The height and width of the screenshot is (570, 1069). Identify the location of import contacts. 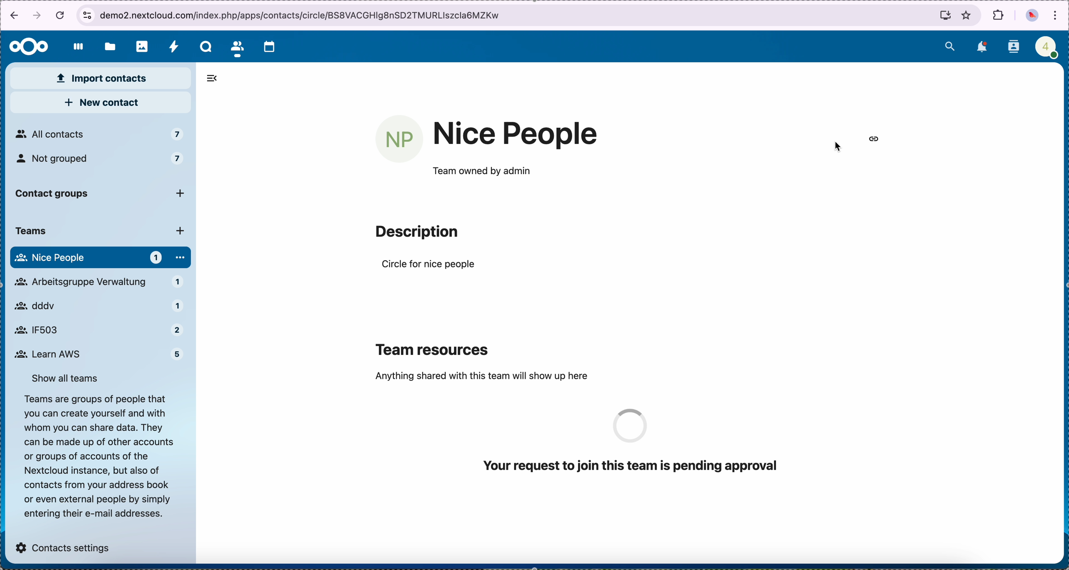
(101, 78).